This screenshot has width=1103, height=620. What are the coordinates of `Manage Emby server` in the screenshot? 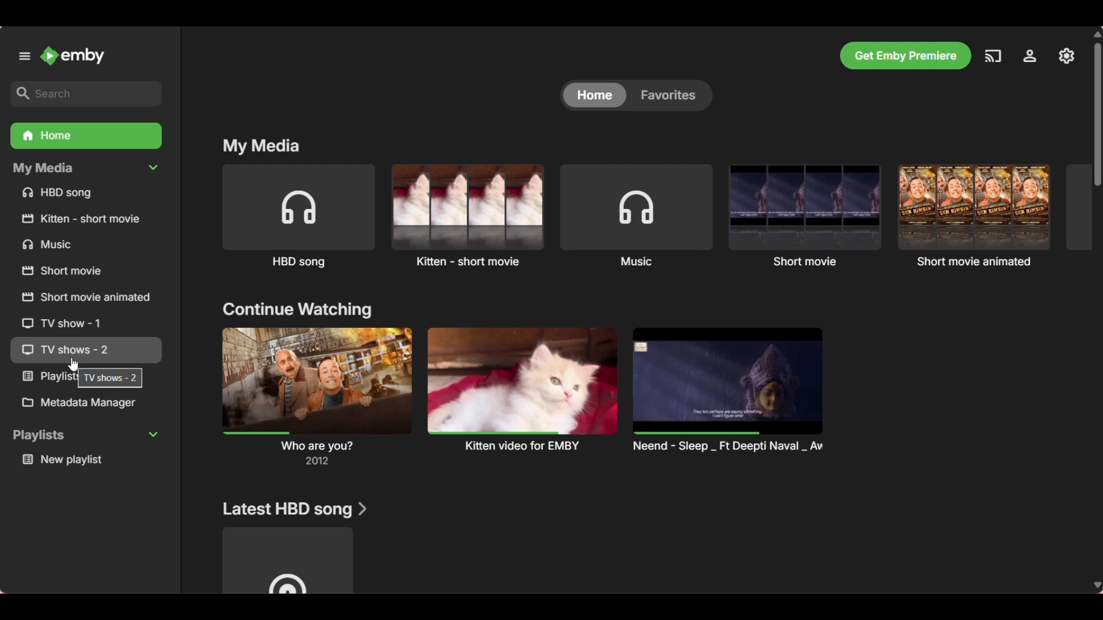 It's located at (1066, 56).